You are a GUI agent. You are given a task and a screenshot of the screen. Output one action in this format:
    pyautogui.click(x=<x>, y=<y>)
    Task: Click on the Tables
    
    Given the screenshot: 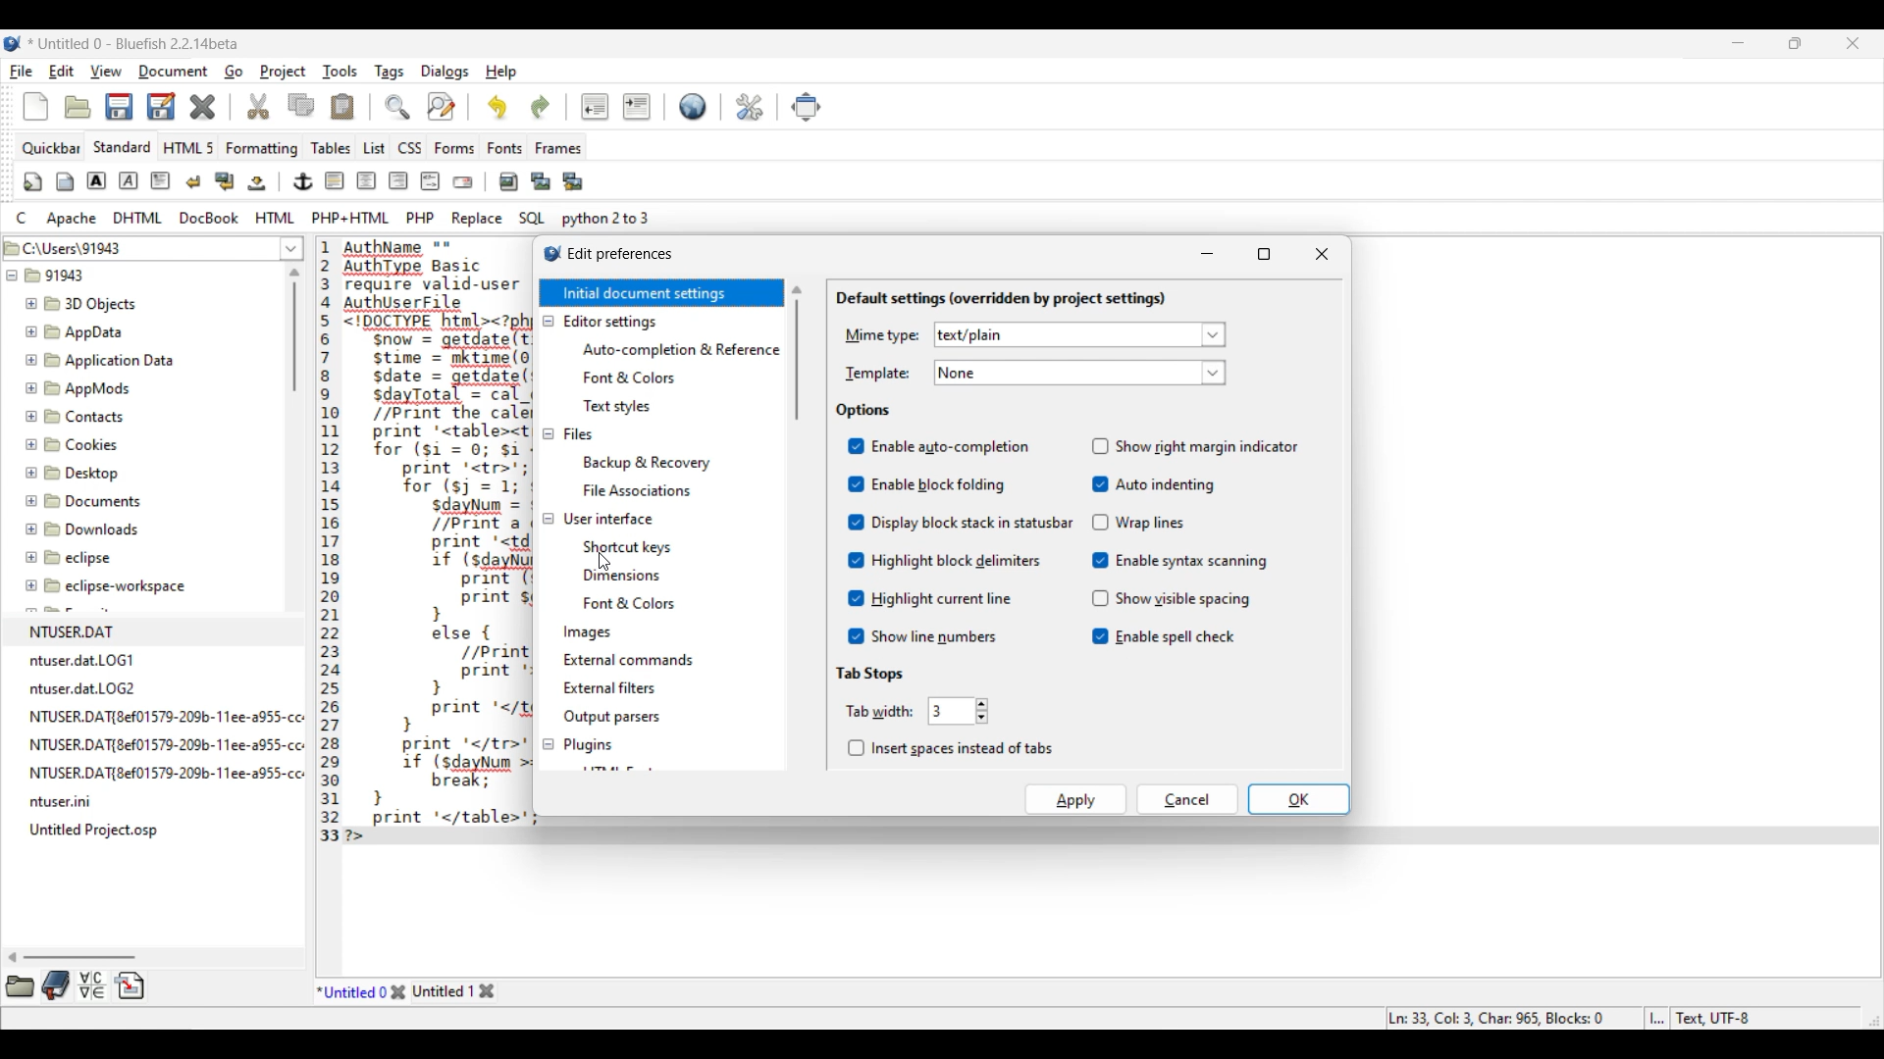 What is the action you would take?
    pyautogui.click(x=332, y=148)
    